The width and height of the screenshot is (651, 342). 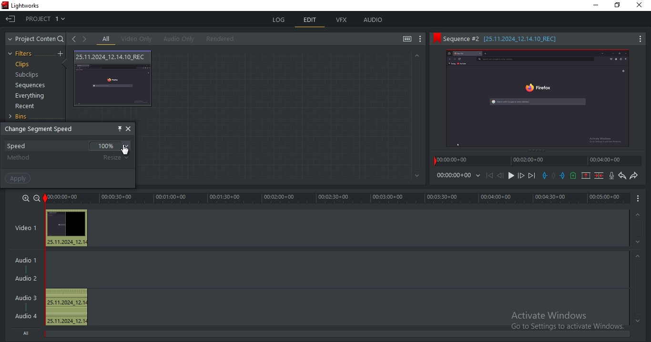 What do you see at coordinates (620, 6) in the screenshot?
I see `maximize` at bounding box center [620, 6].